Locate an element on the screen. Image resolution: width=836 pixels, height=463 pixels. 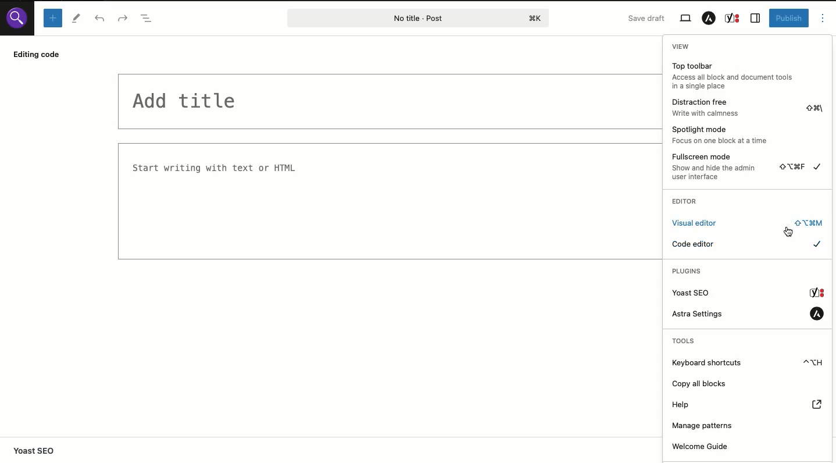
Editing code is located at coordinates (38, 57).